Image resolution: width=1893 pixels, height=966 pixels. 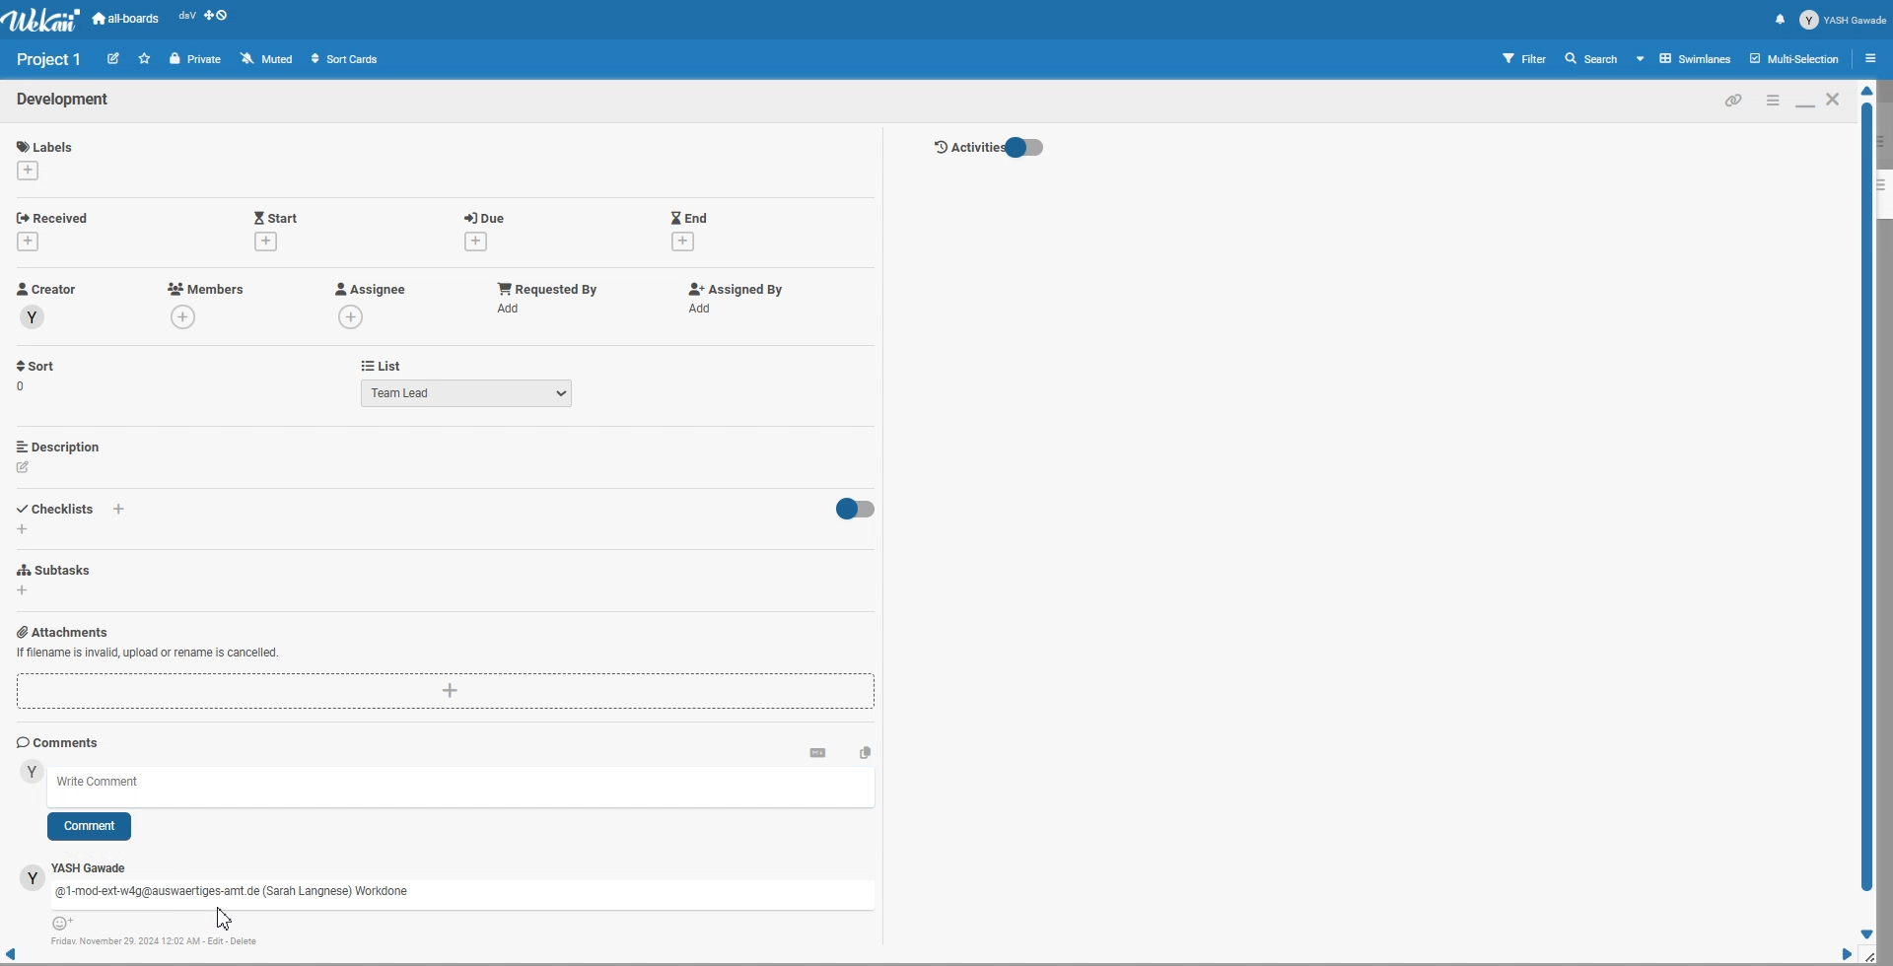 What do you see at coordinates (447, 692) in the screenshot?
I see `Add Attachments` at bounding box center [447, 692].